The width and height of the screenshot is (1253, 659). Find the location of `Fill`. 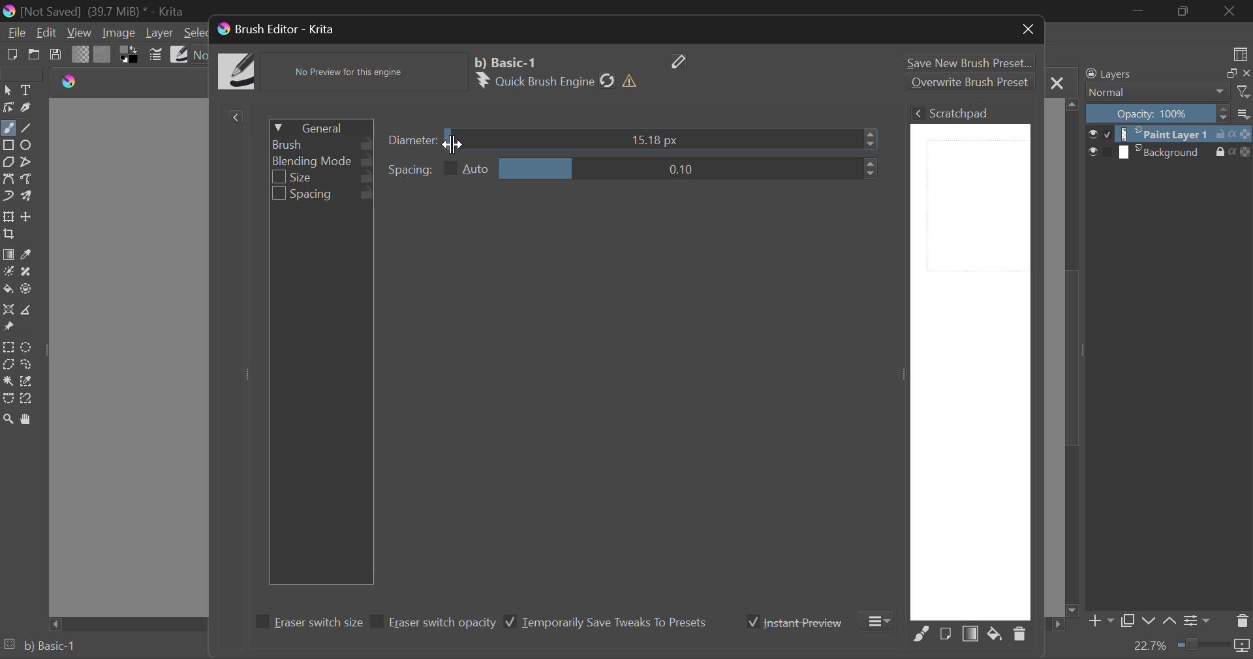

Fill is located at coordinates (8, 290).